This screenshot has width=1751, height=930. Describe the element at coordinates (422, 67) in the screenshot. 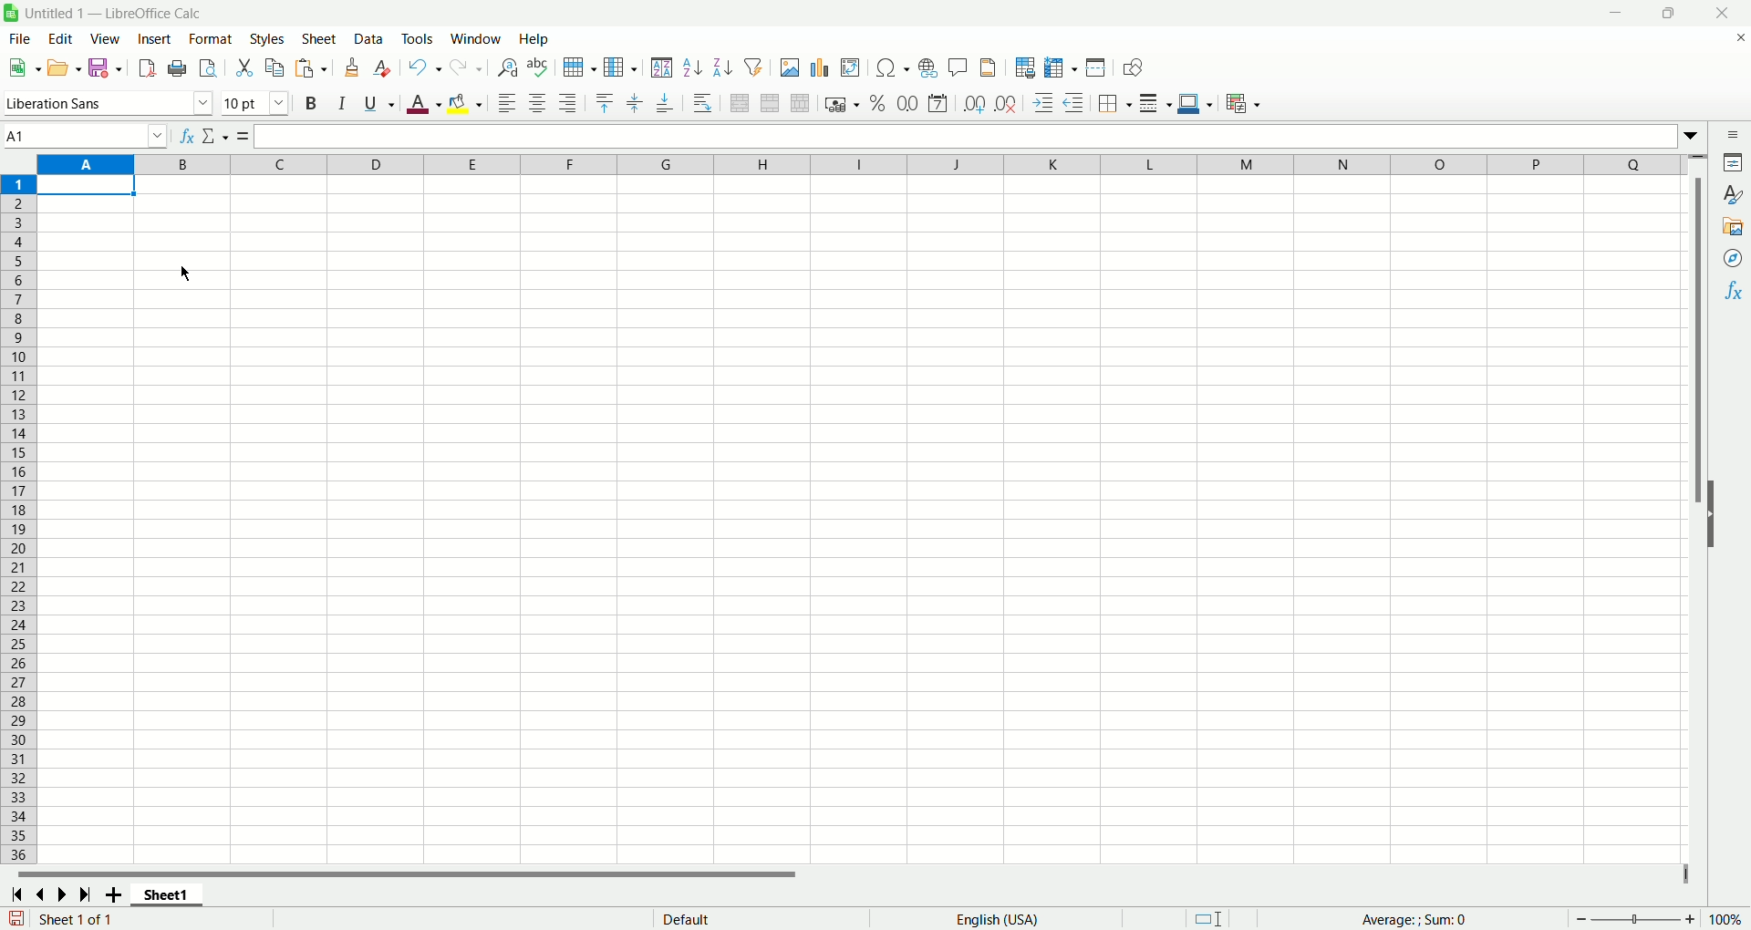

I see `undo` at that location.